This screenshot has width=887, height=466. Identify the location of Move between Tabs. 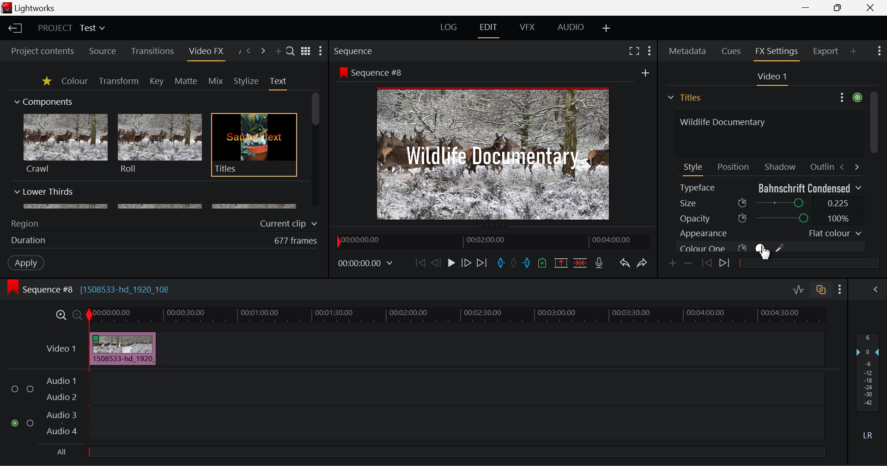
(849, 166).